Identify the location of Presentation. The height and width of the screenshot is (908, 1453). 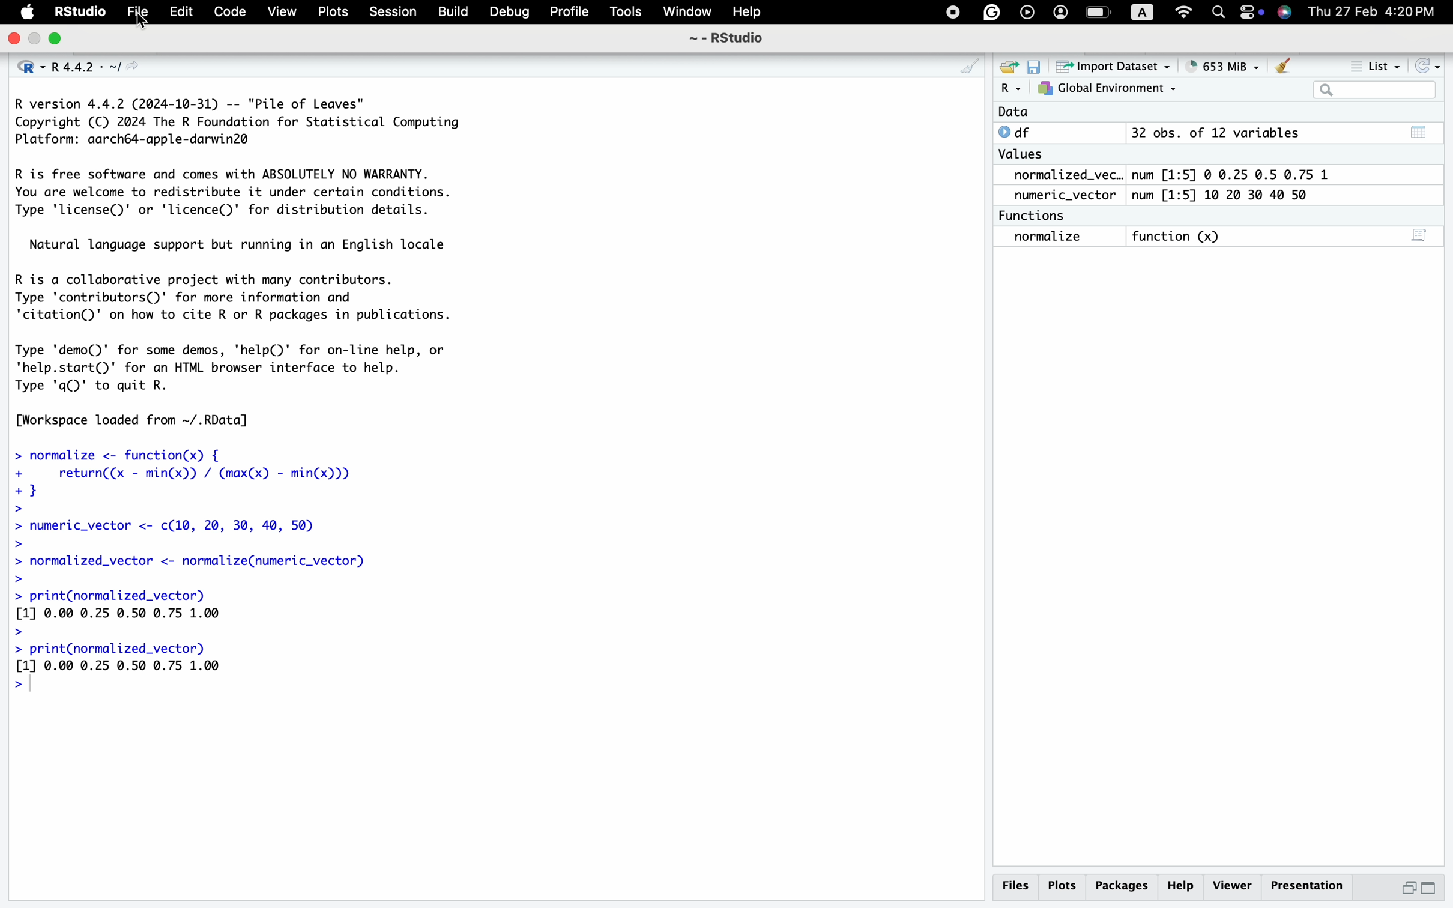
(1309, 884).